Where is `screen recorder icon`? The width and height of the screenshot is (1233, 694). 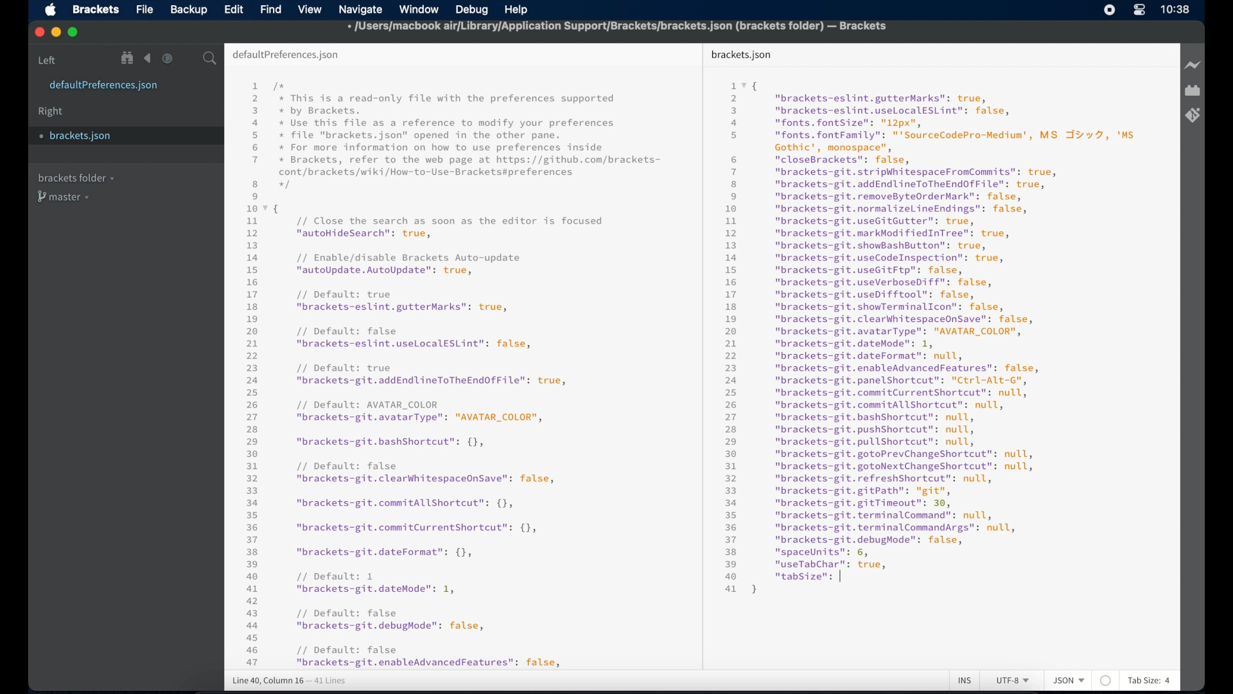 screen recorder icon is located at coordinates (1110, 10).